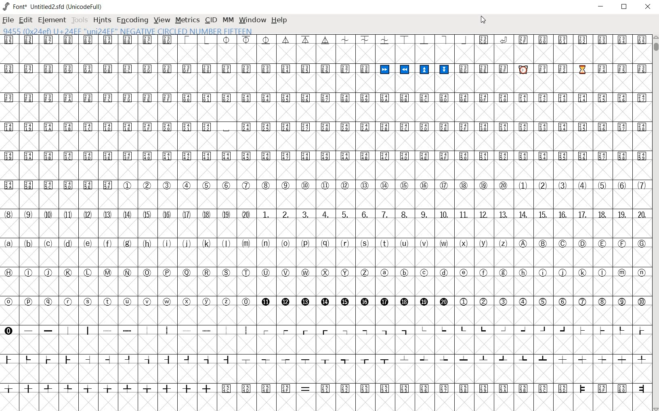  I want to click on CLOSE, so click(649, 7).